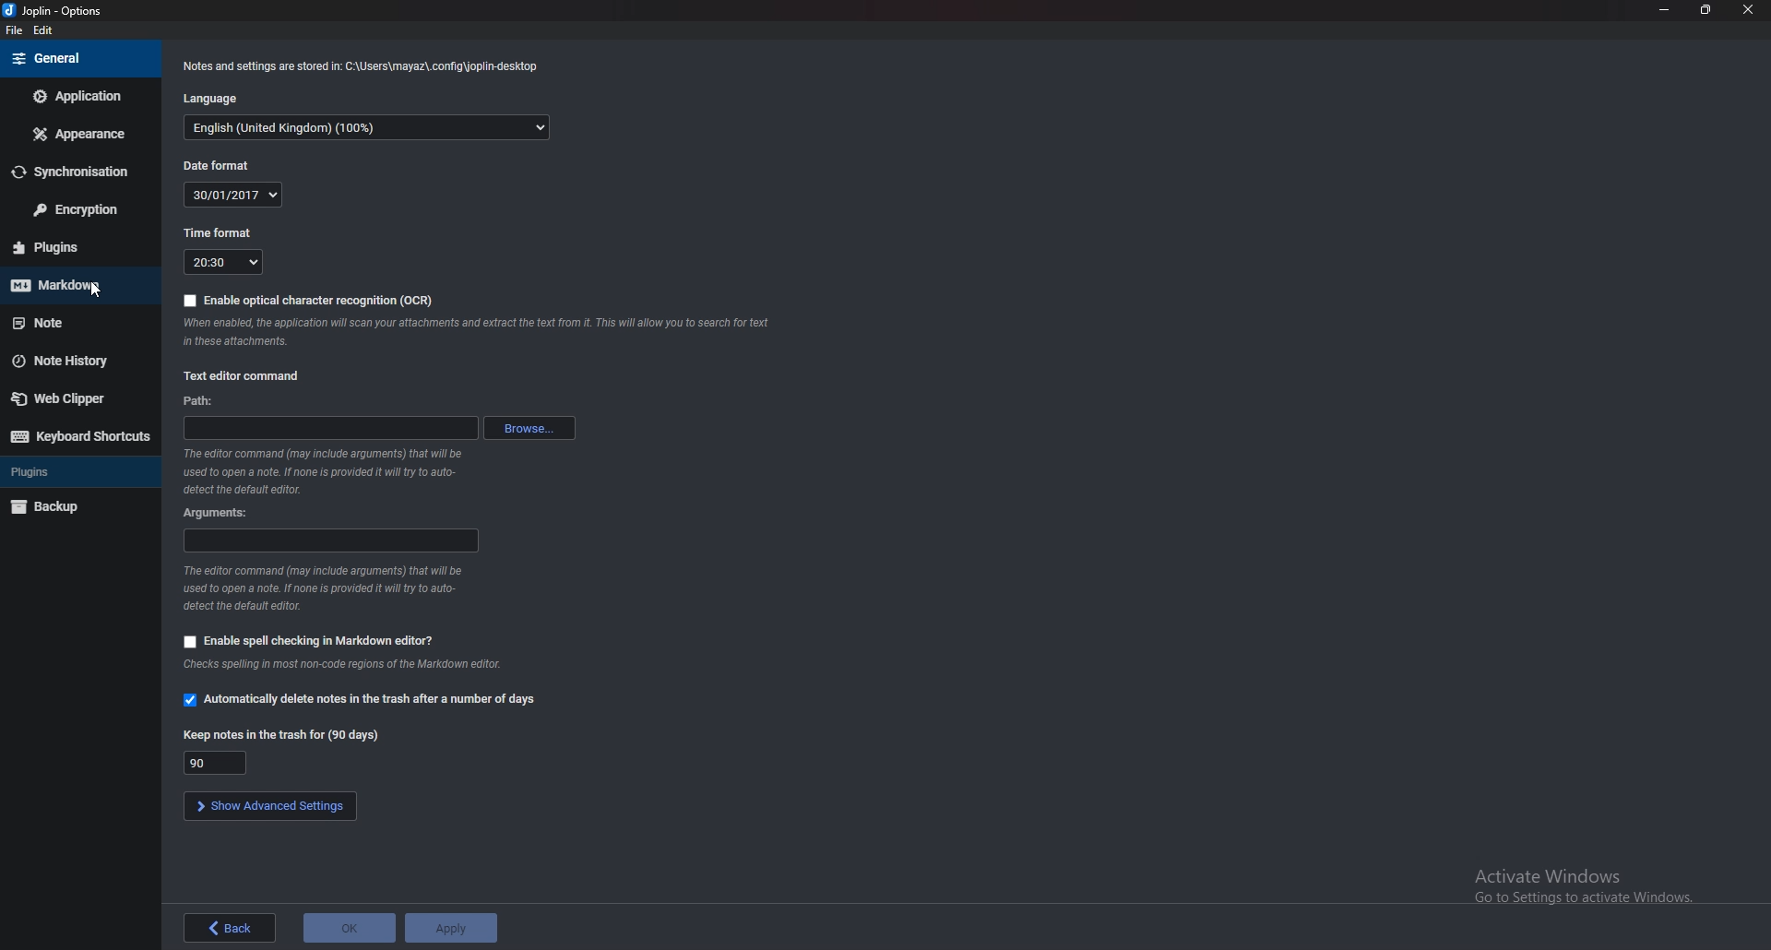 Image resolution: width=1771 pixels, height=950 pixels. I want to click on Info, so click(346, 664).